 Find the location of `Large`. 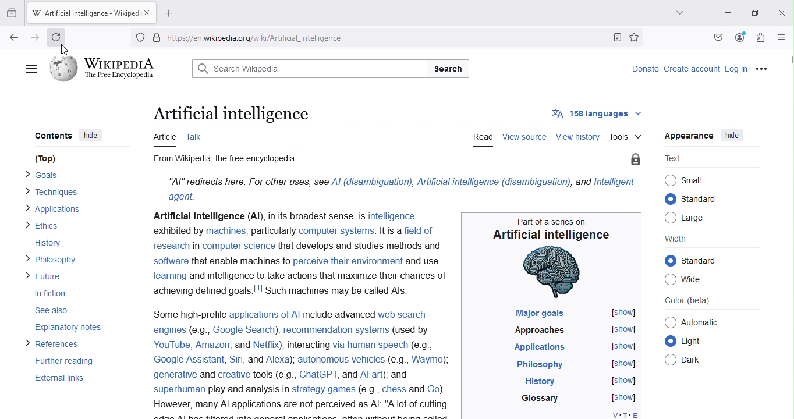

Large is located at coordinates (686, 219).